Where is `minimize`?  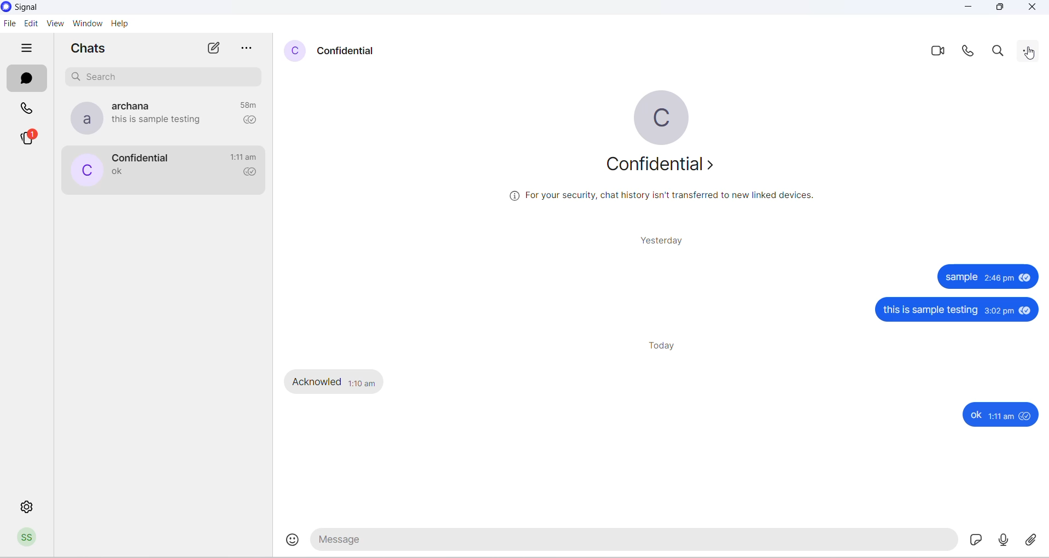
minimize is located at coordinates (967, 9).